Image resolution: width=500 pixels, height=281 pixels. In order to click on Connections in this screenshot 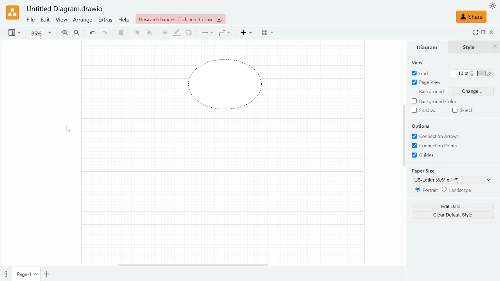, I will do `click(207, 33)`.